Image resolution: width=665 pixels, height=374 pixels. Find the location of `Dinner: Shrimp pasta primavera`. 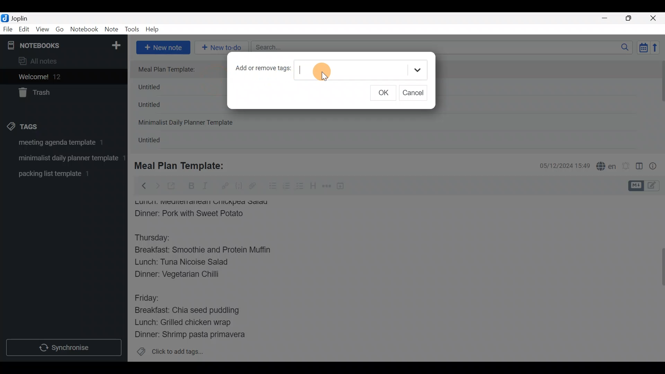

Dinner: Shrimp pasta primavera is located at coordinates (197, 335).